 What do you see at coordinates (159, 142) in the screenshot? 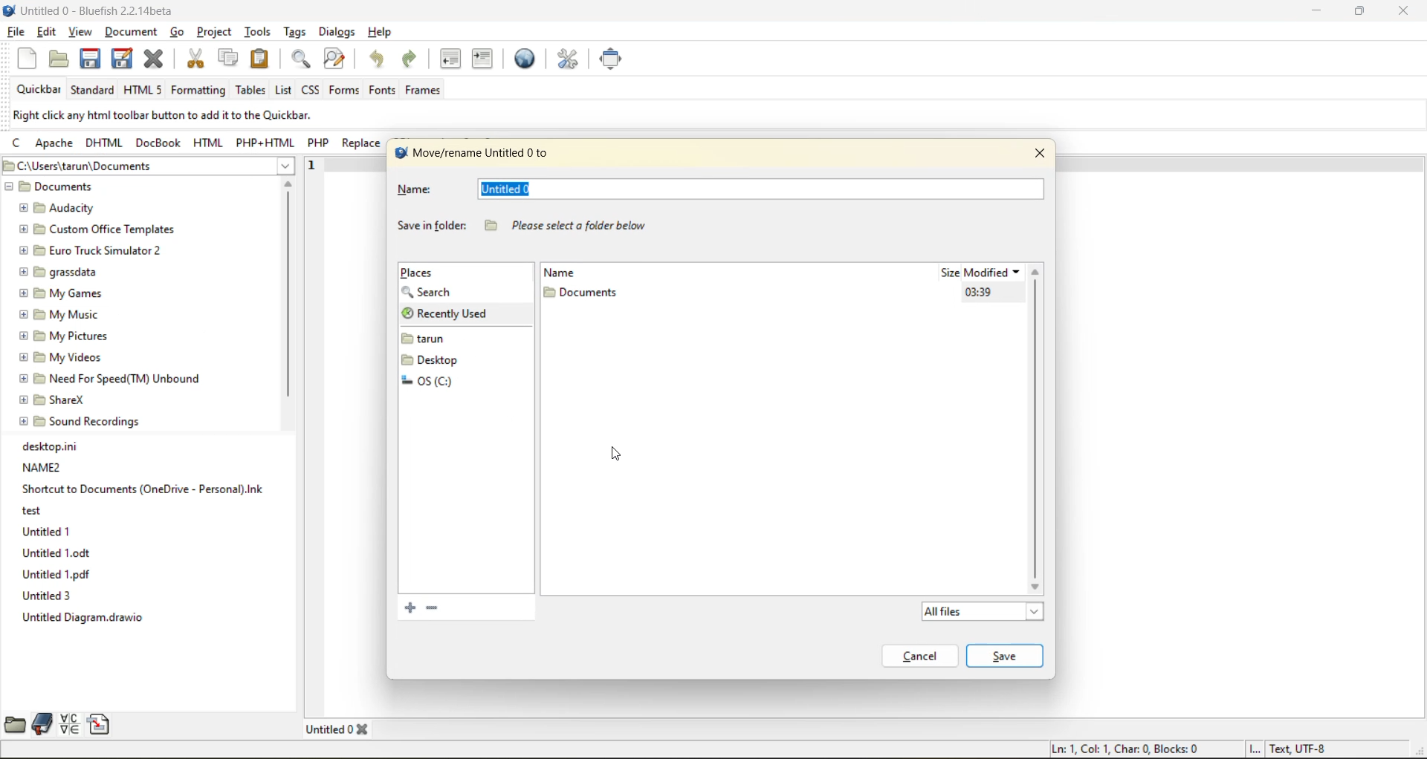
I see `docbook` at bounding box center [159, 142].